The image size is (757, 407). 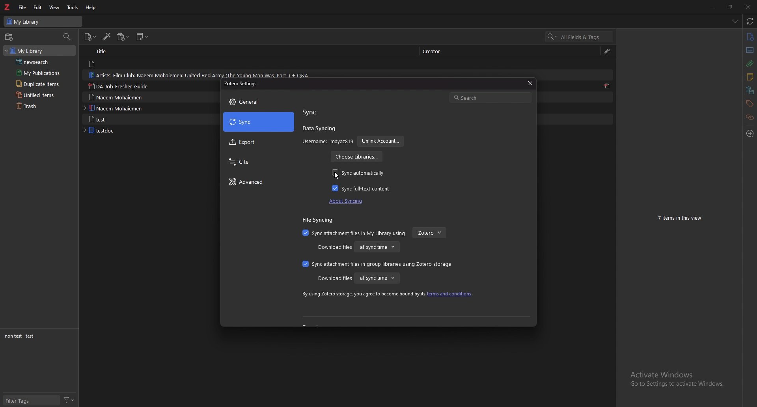 I want to click on filter, so click(x=69, y=400).